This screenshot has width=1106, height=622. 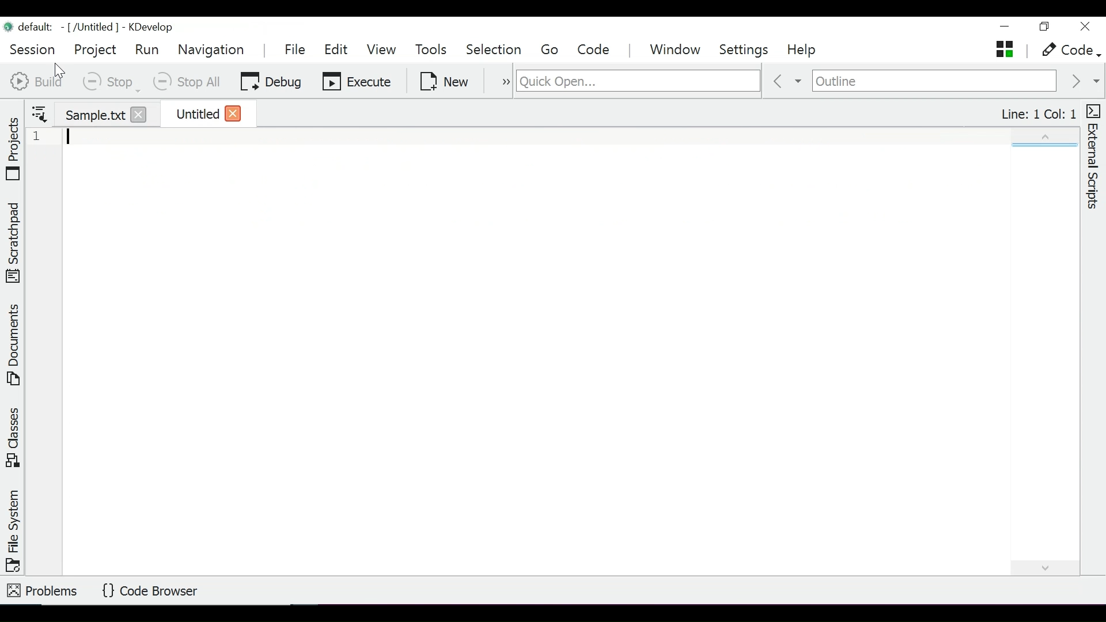 I want to click on Toggle External Scripts tool View, so click(x=1093, y=158).